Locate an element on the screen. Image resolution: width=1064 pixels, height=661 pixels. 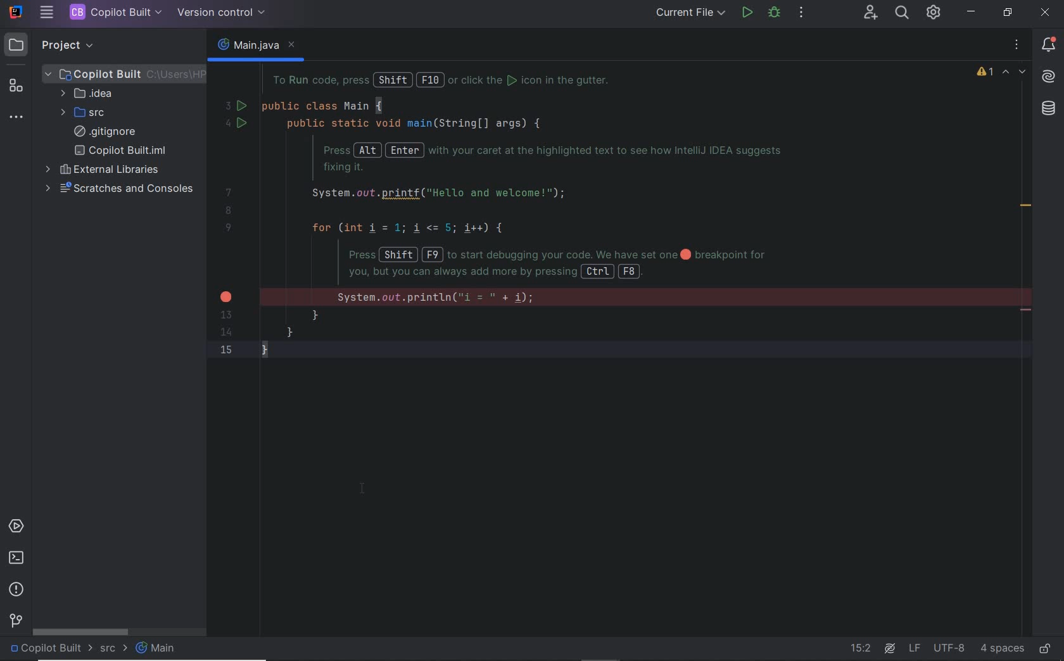
1 warning is located at coordinates (986, 73).